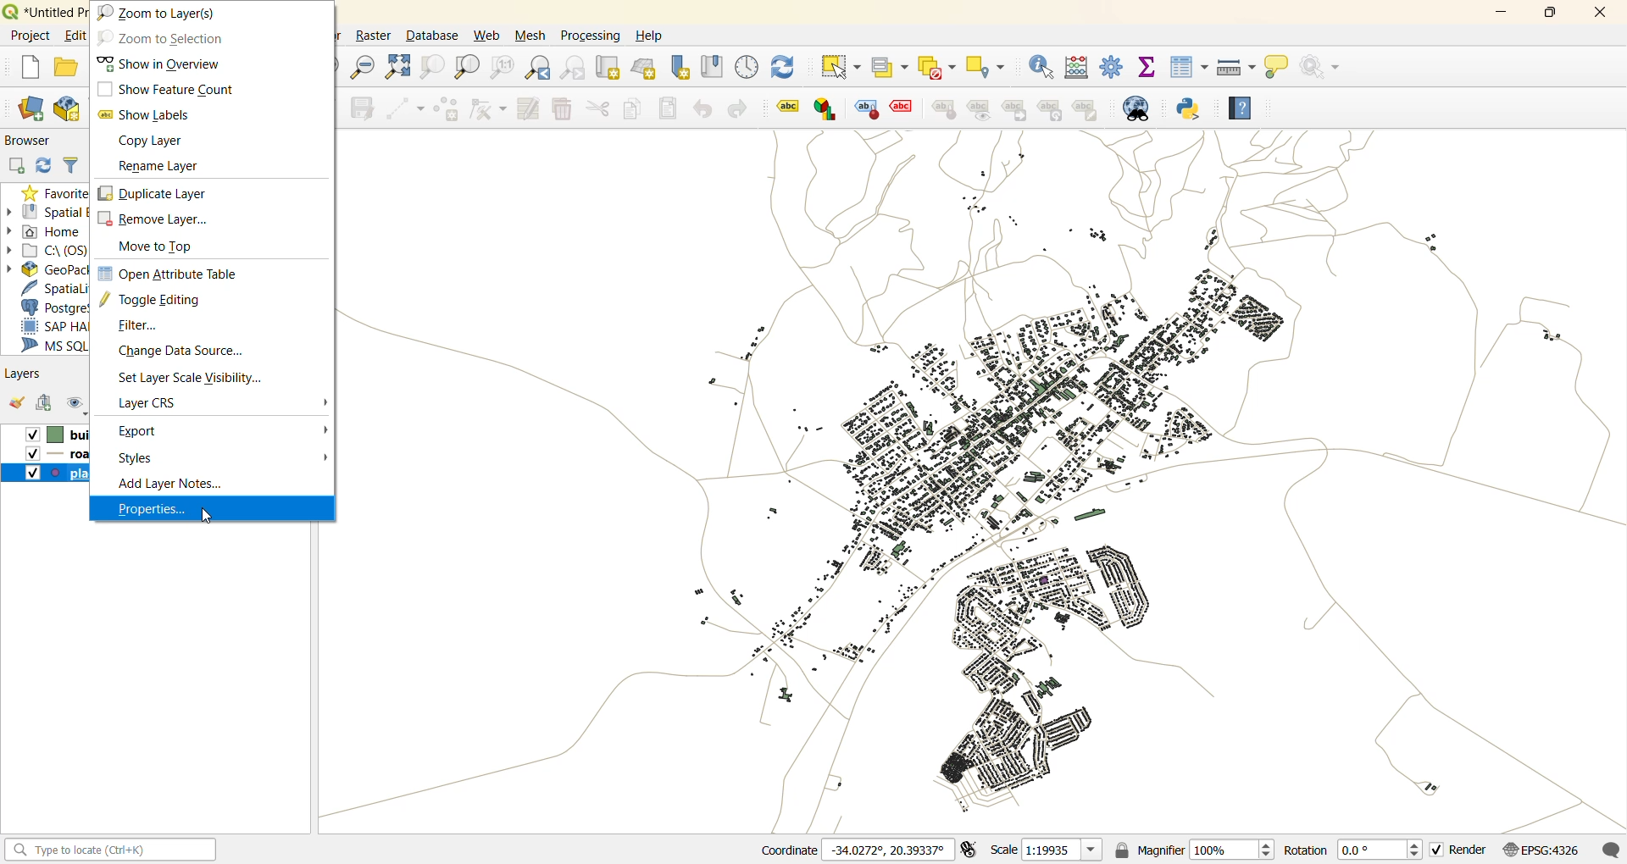 The image size is (1627, 864). What do you see at coordinates (1353, 849) in the screenshot?
I see `rotation` at bounding box center [1353, 849].